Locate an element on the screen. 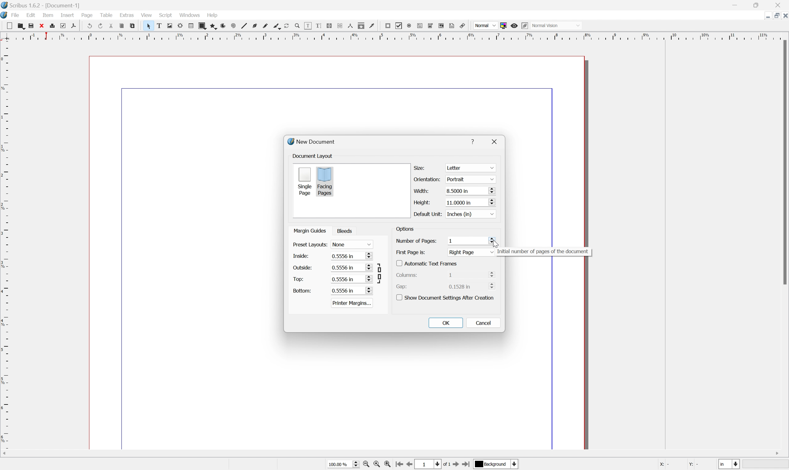 This screenshot has width=789, height=470. Save as PDF is located at coordinates (76, 26).